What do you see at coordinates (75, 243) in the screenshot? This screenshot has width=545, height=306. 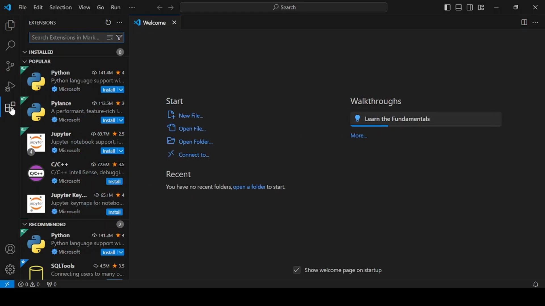 I see `python` at bounding box center [75, 243].